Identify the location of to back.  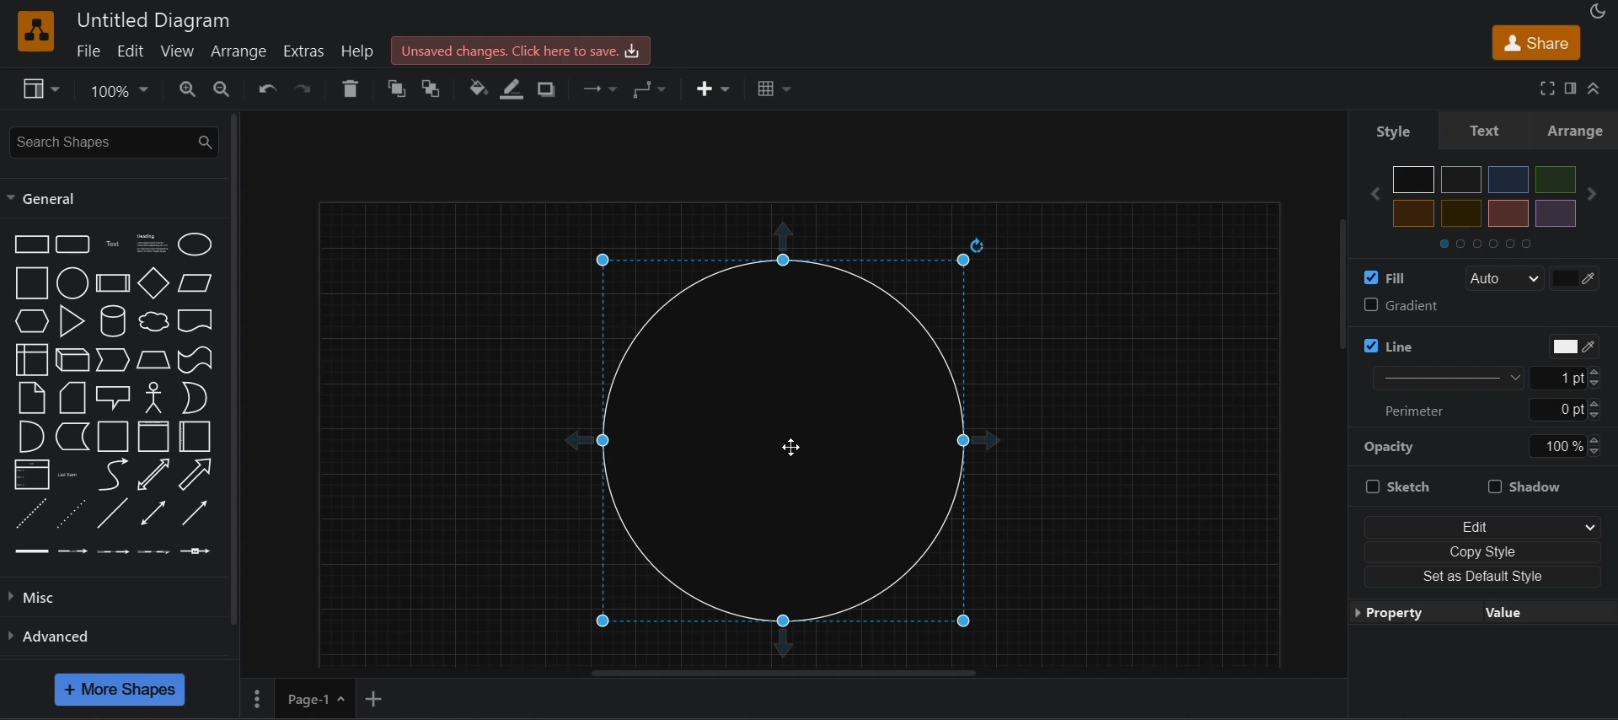
(432, 89).